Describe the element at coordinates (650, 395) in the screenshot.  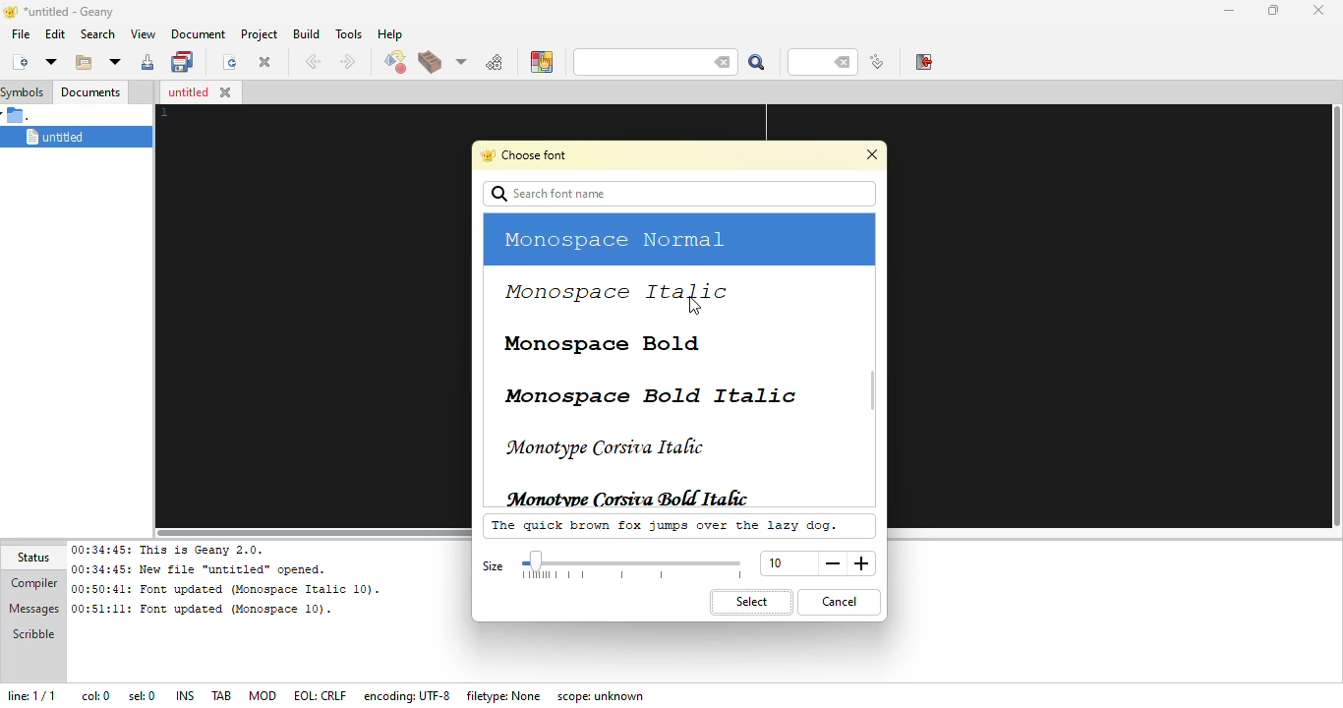
I see `monospace bold italic` at that location.